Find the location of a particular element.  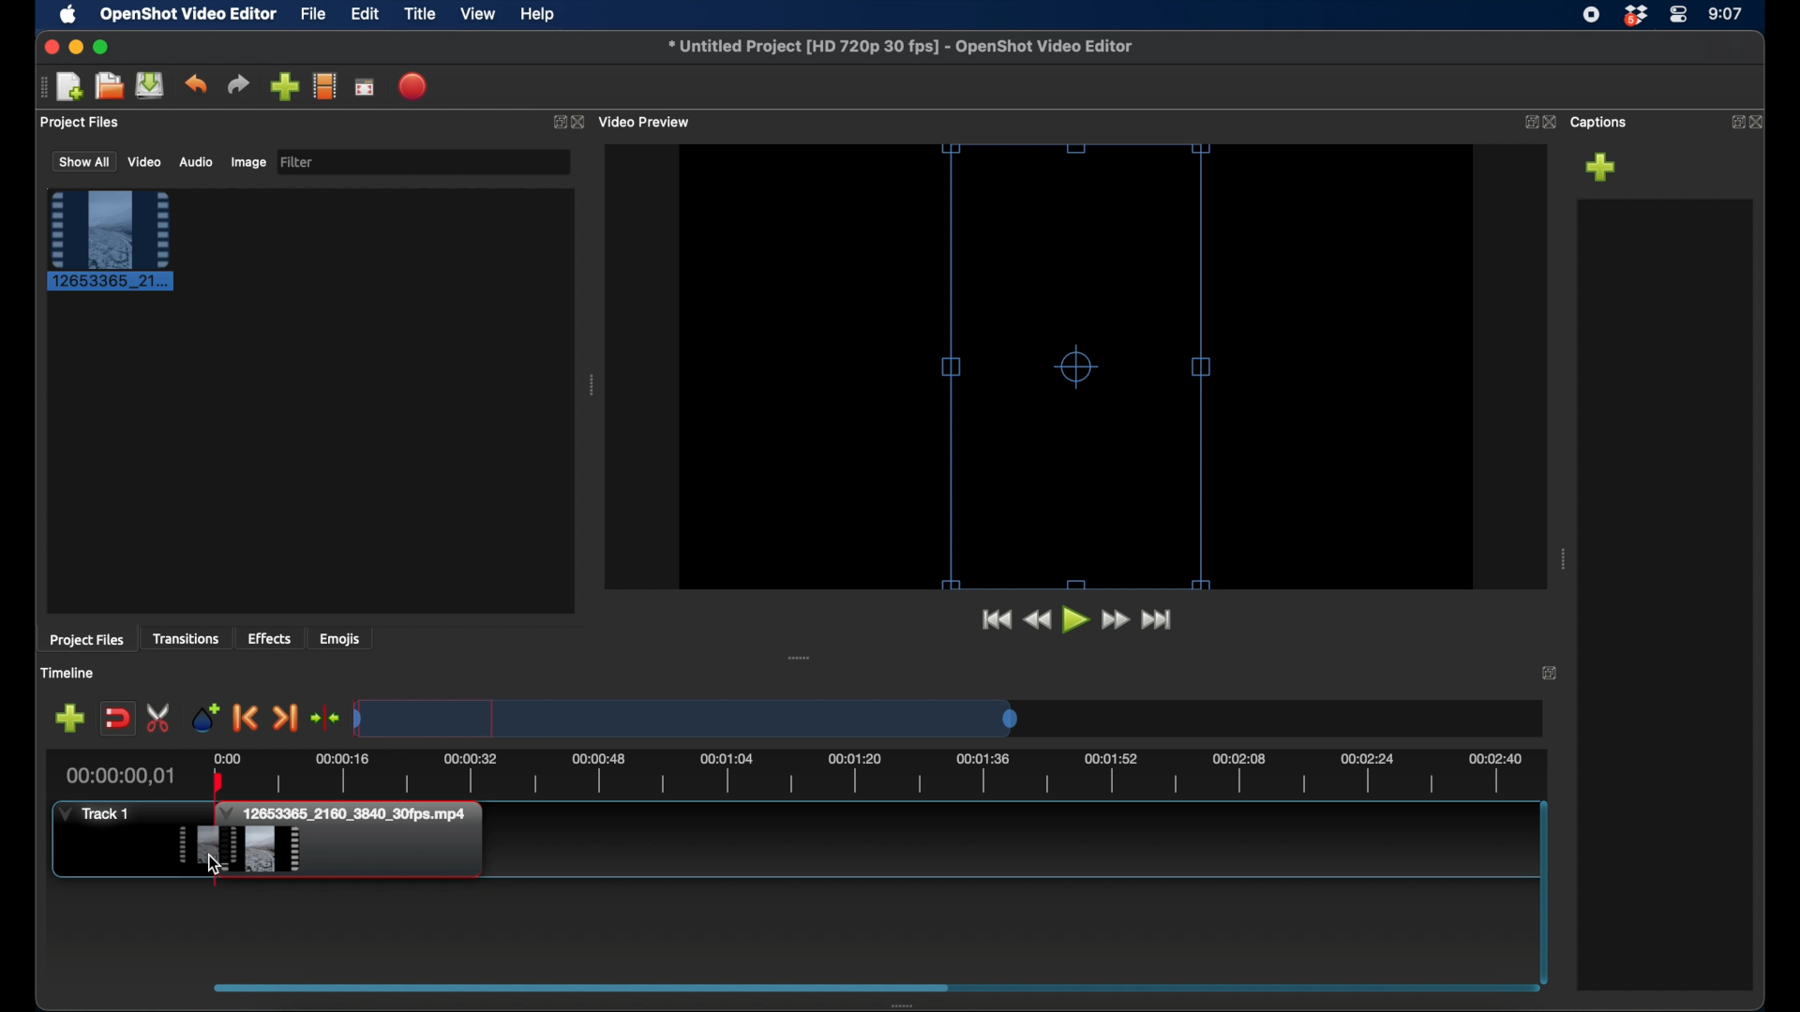

rewind is located at coordinates (1037, 619).